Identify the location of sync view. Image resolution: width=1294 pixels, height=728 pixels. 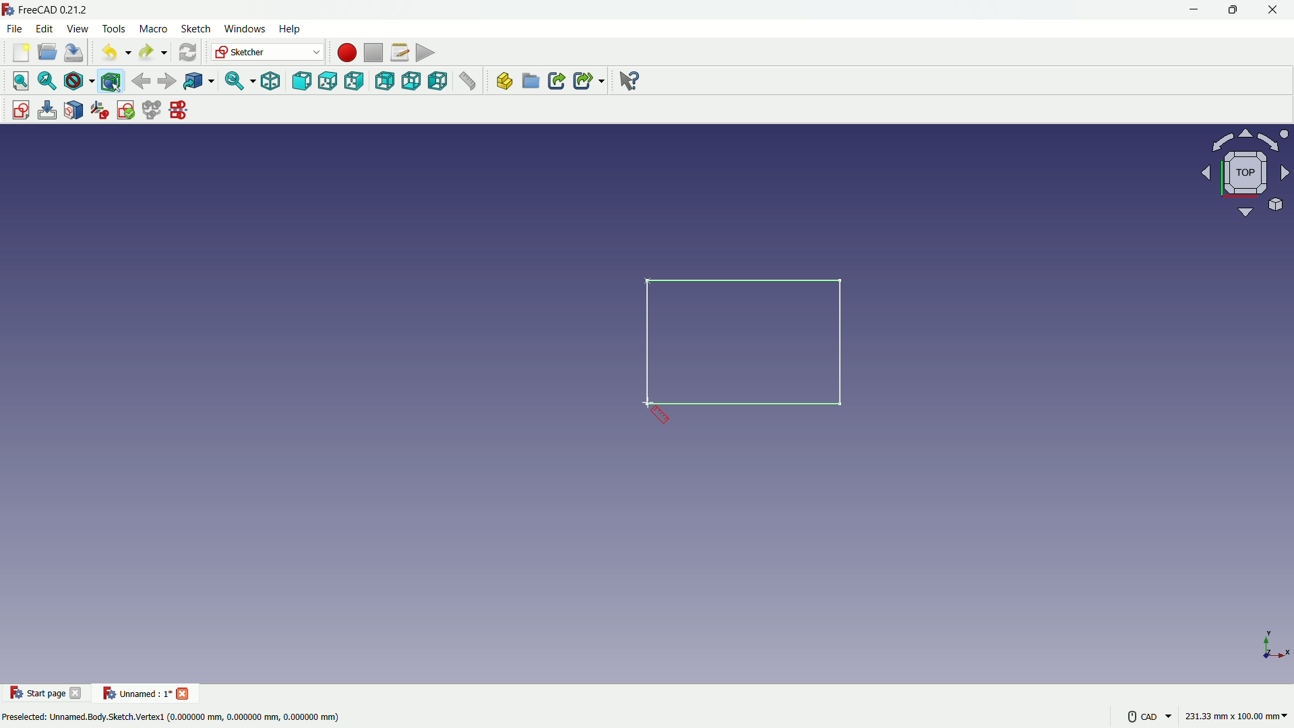
(235, 82).